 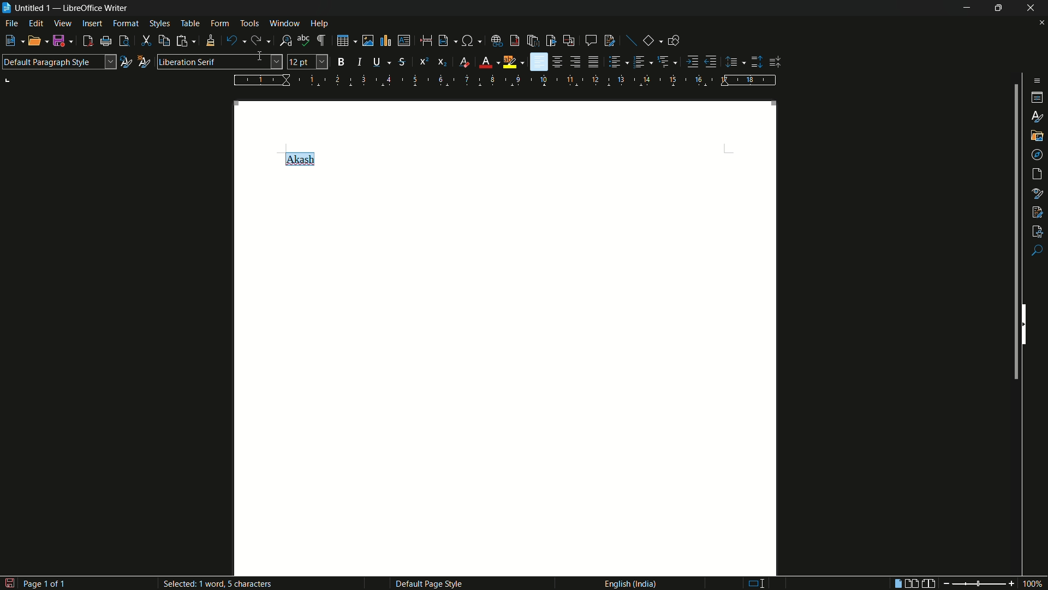 I want to click on find, so click(x=1037, y=251).